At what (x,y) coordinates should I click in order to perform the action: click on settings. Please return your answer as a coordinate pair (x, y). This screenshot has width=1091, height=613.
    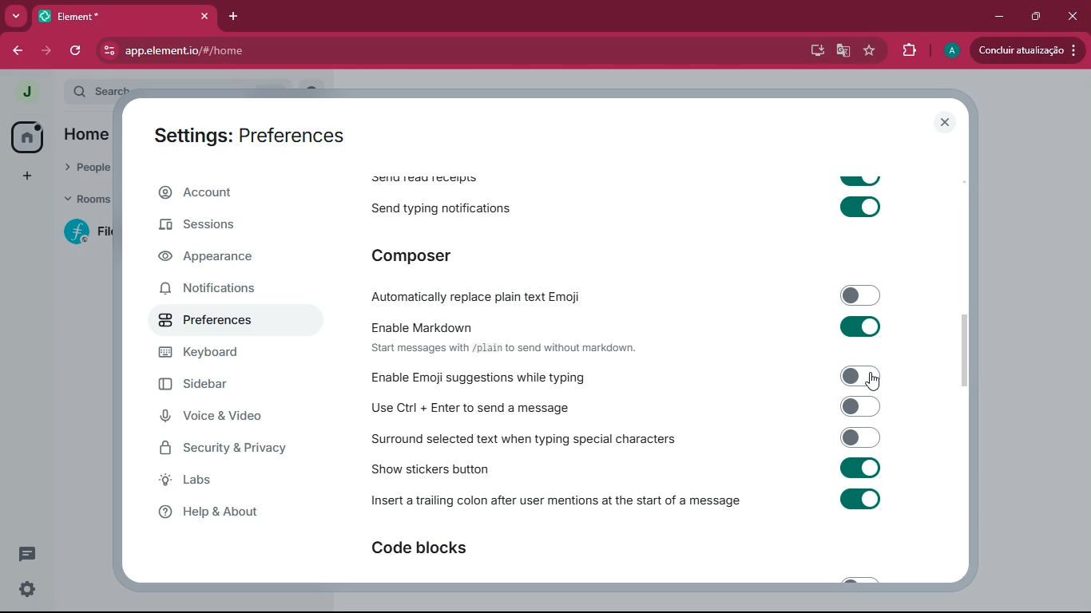
    Looking at the image, I should click on (24, 590).